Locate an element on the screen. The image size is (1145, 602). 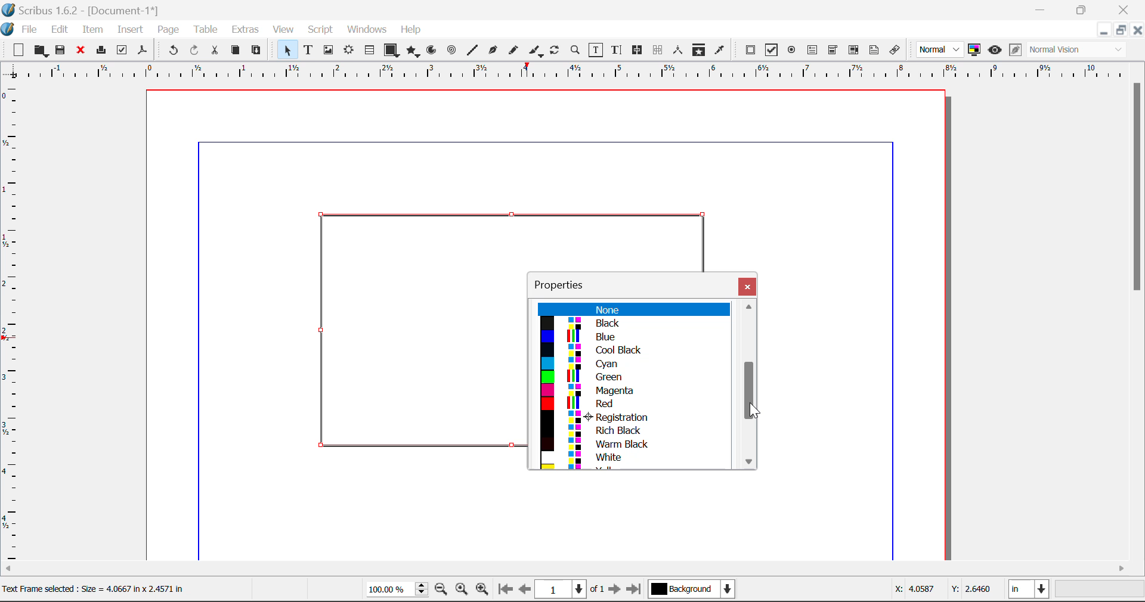
Freehand Line is located at coordinates (512, 51).